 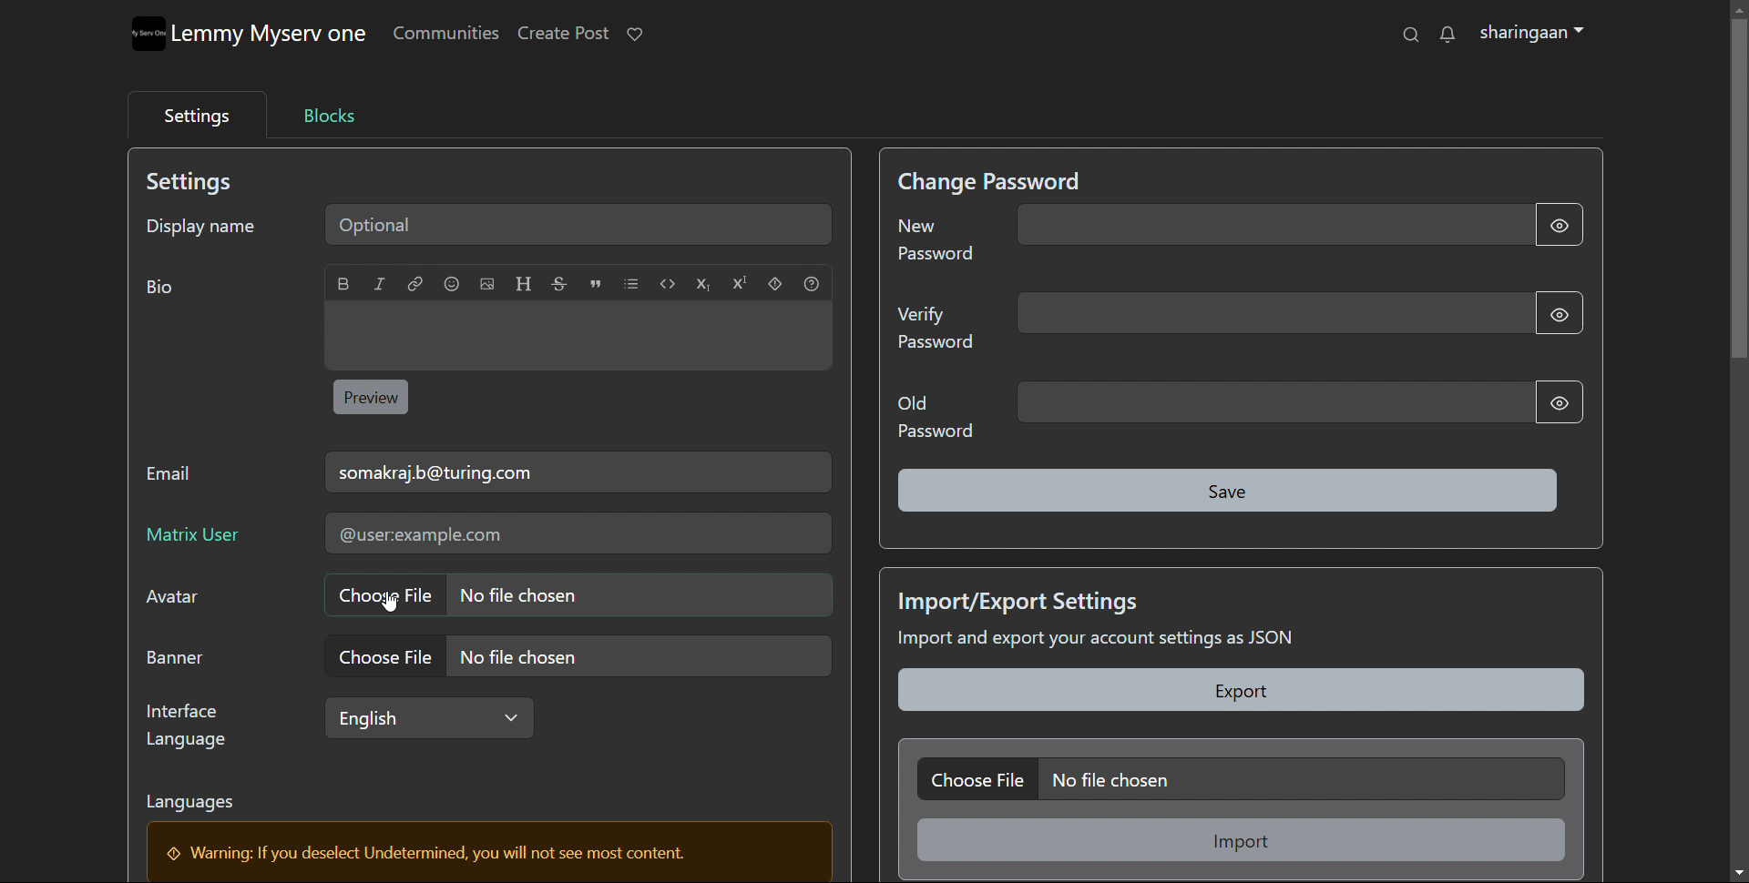 I want to click on list, so click(x=630, y=283).